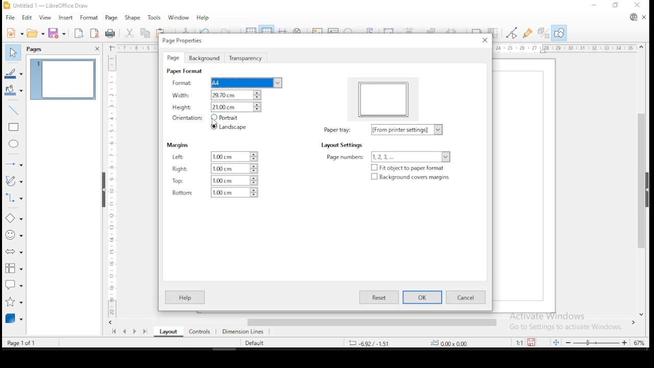 Image resolution: width=654 pixels, height=368 pixels. What do you see at coordinates (224, 107) in the screenshot?
I see `height` at bounding box center [224, 107].